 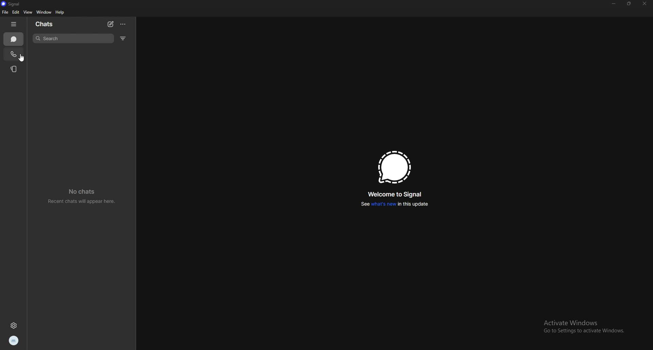 I want to click on new chat, so click(x=111, y=24).